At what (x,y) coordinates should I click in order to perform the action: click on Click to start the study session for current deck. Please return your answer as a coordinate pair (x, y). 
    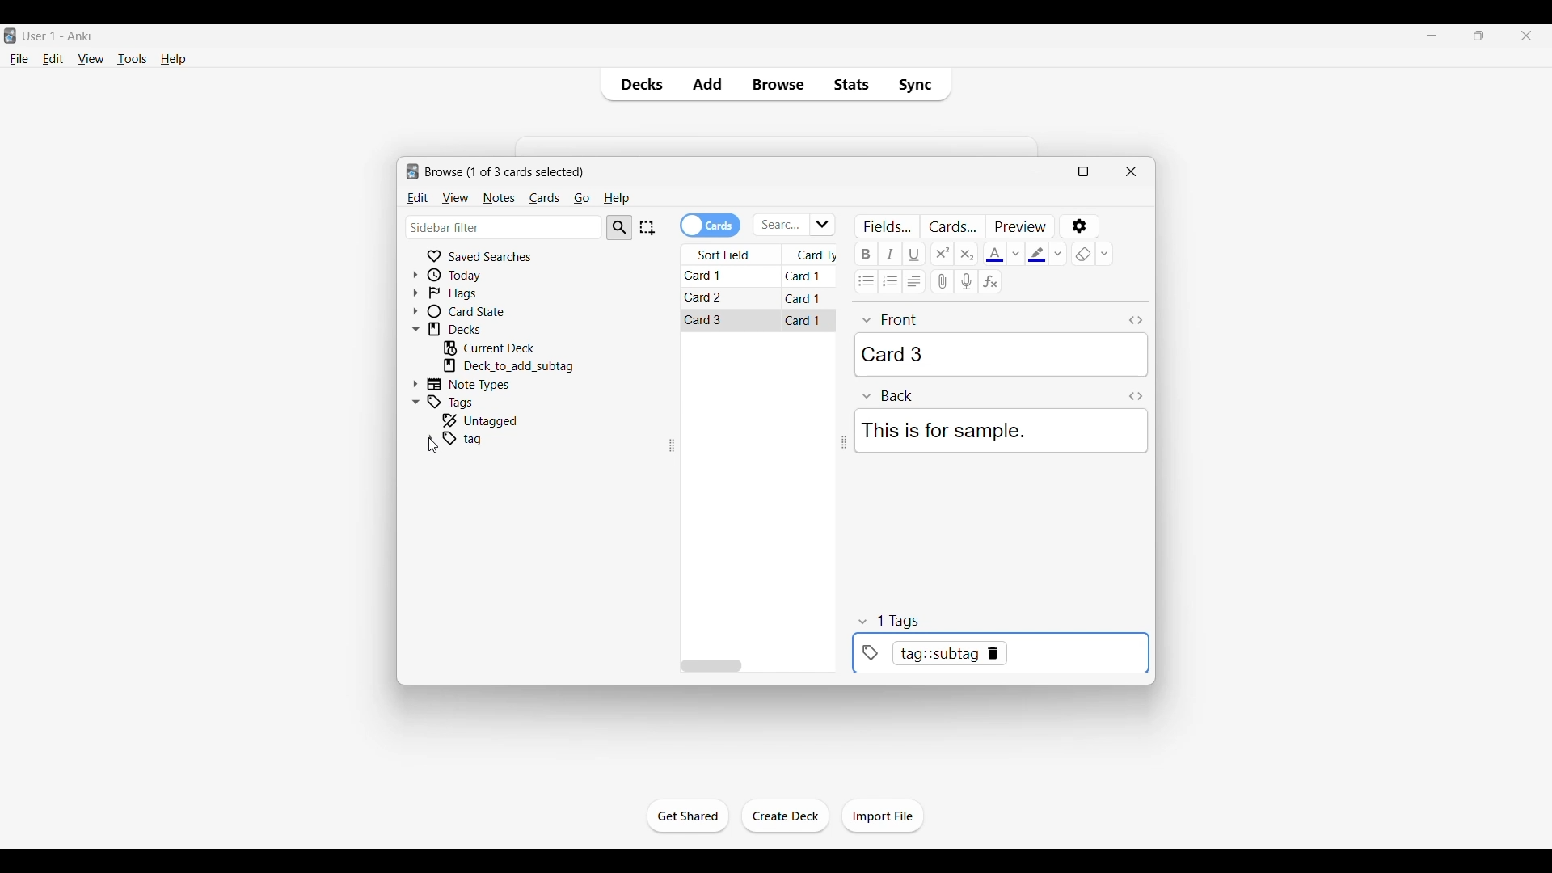
    Looking at the image, I should click on (688, 816).